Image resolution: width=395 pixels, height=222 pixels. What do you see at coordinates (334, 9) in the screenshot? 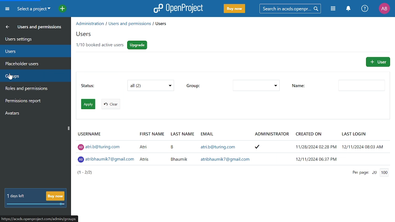
I see `Modules` at bounding box center [334, 9].